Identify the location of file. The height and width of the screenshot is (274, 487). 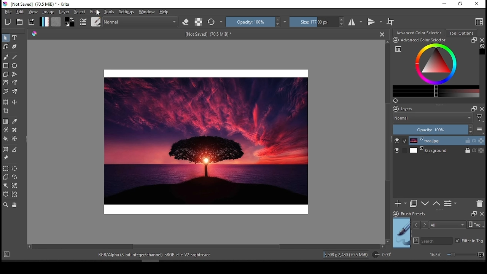
(8, 12).